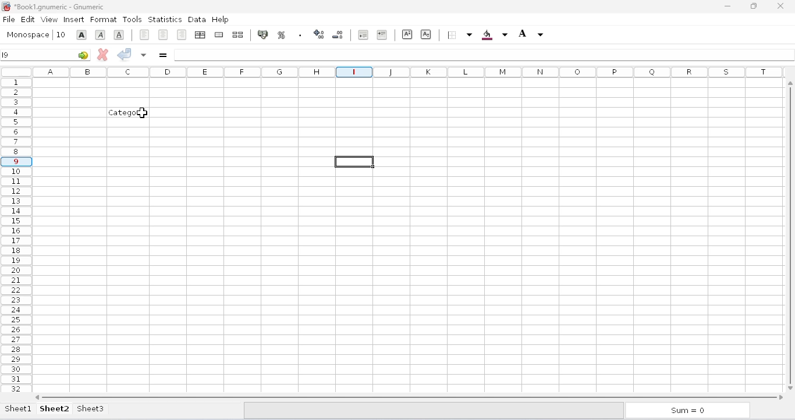 This screenshot has height=420, width=795. I want to click on enter formula, so click(163, 55).